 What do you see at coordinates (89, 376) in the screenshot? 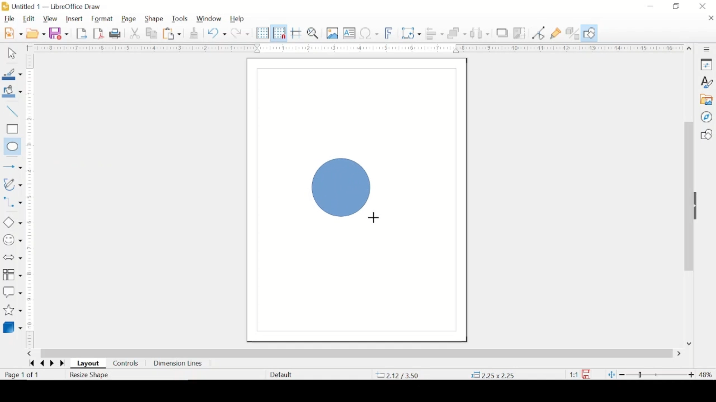
I see `resize shape` at bounding box center [89, 376].